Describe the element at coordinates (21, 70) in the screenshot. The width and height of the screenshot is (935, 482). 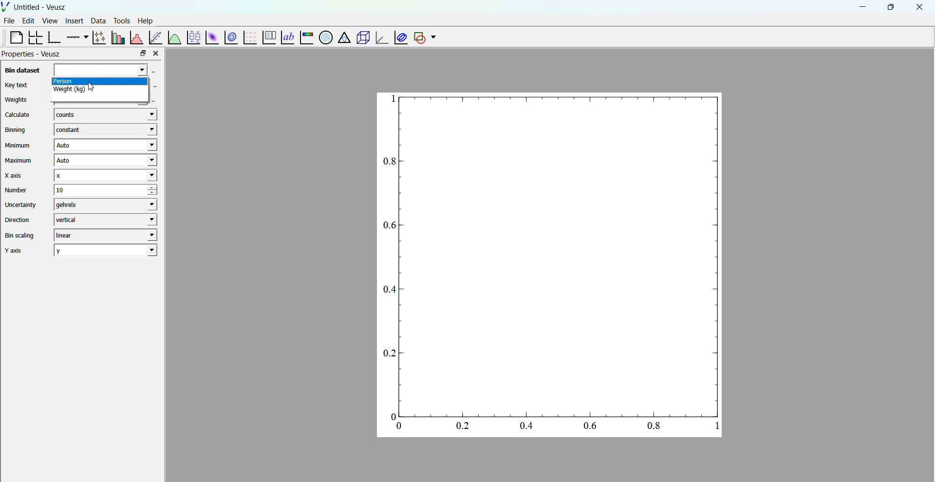
I see `Bin Dataset` at that location.